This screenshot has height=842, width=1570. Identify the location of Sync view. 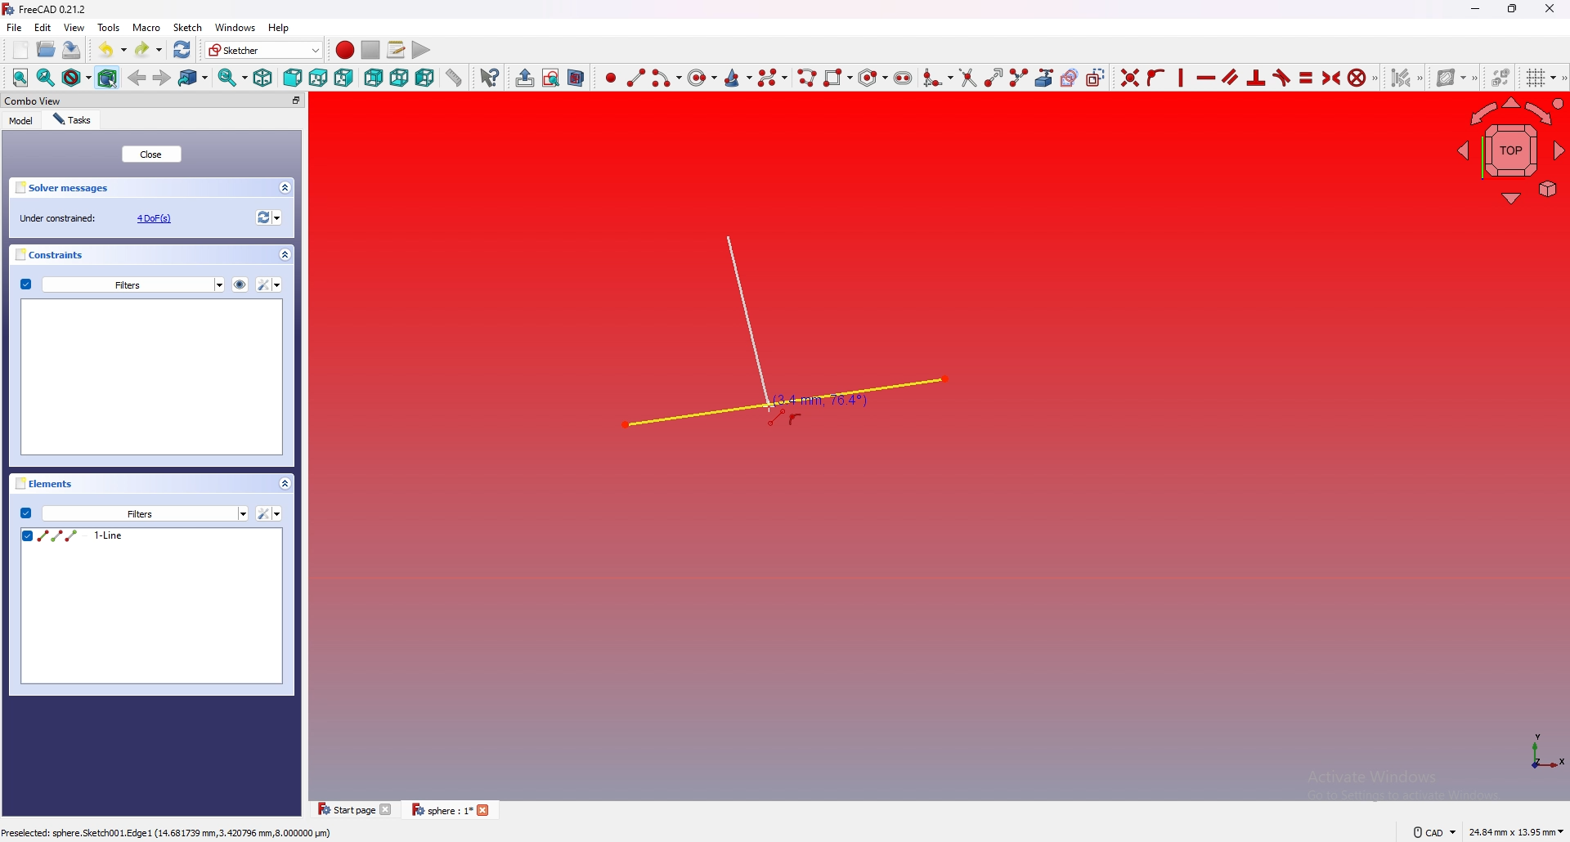
(231, 78).